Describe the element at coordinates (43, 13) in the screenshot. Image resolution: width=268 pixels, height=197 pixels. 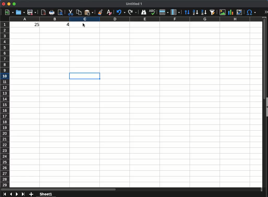
I see `pdf preview` at that location.